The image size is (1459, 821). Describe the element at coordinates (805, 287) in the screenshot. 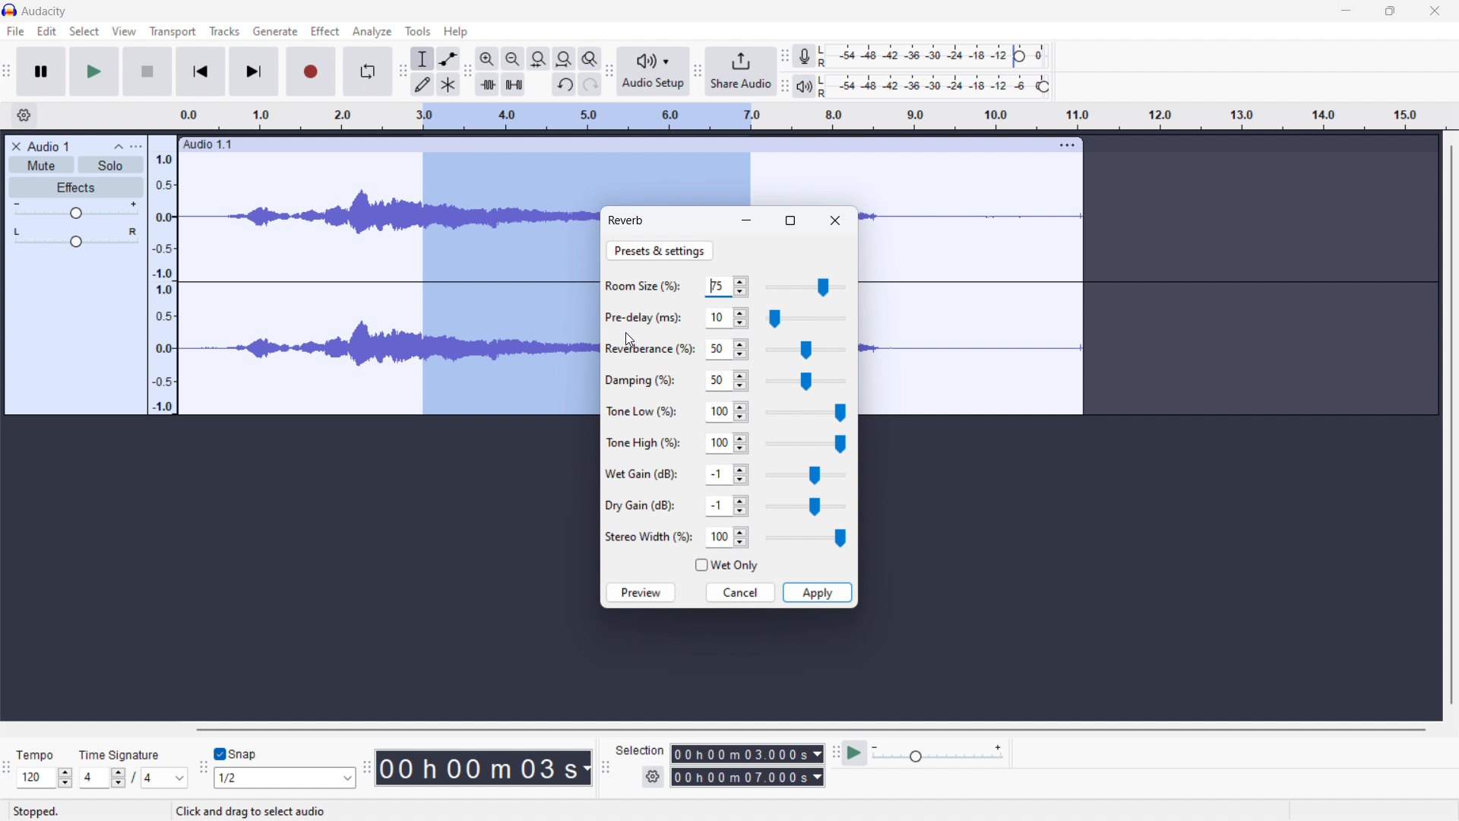

I see `room size slider` at that location.